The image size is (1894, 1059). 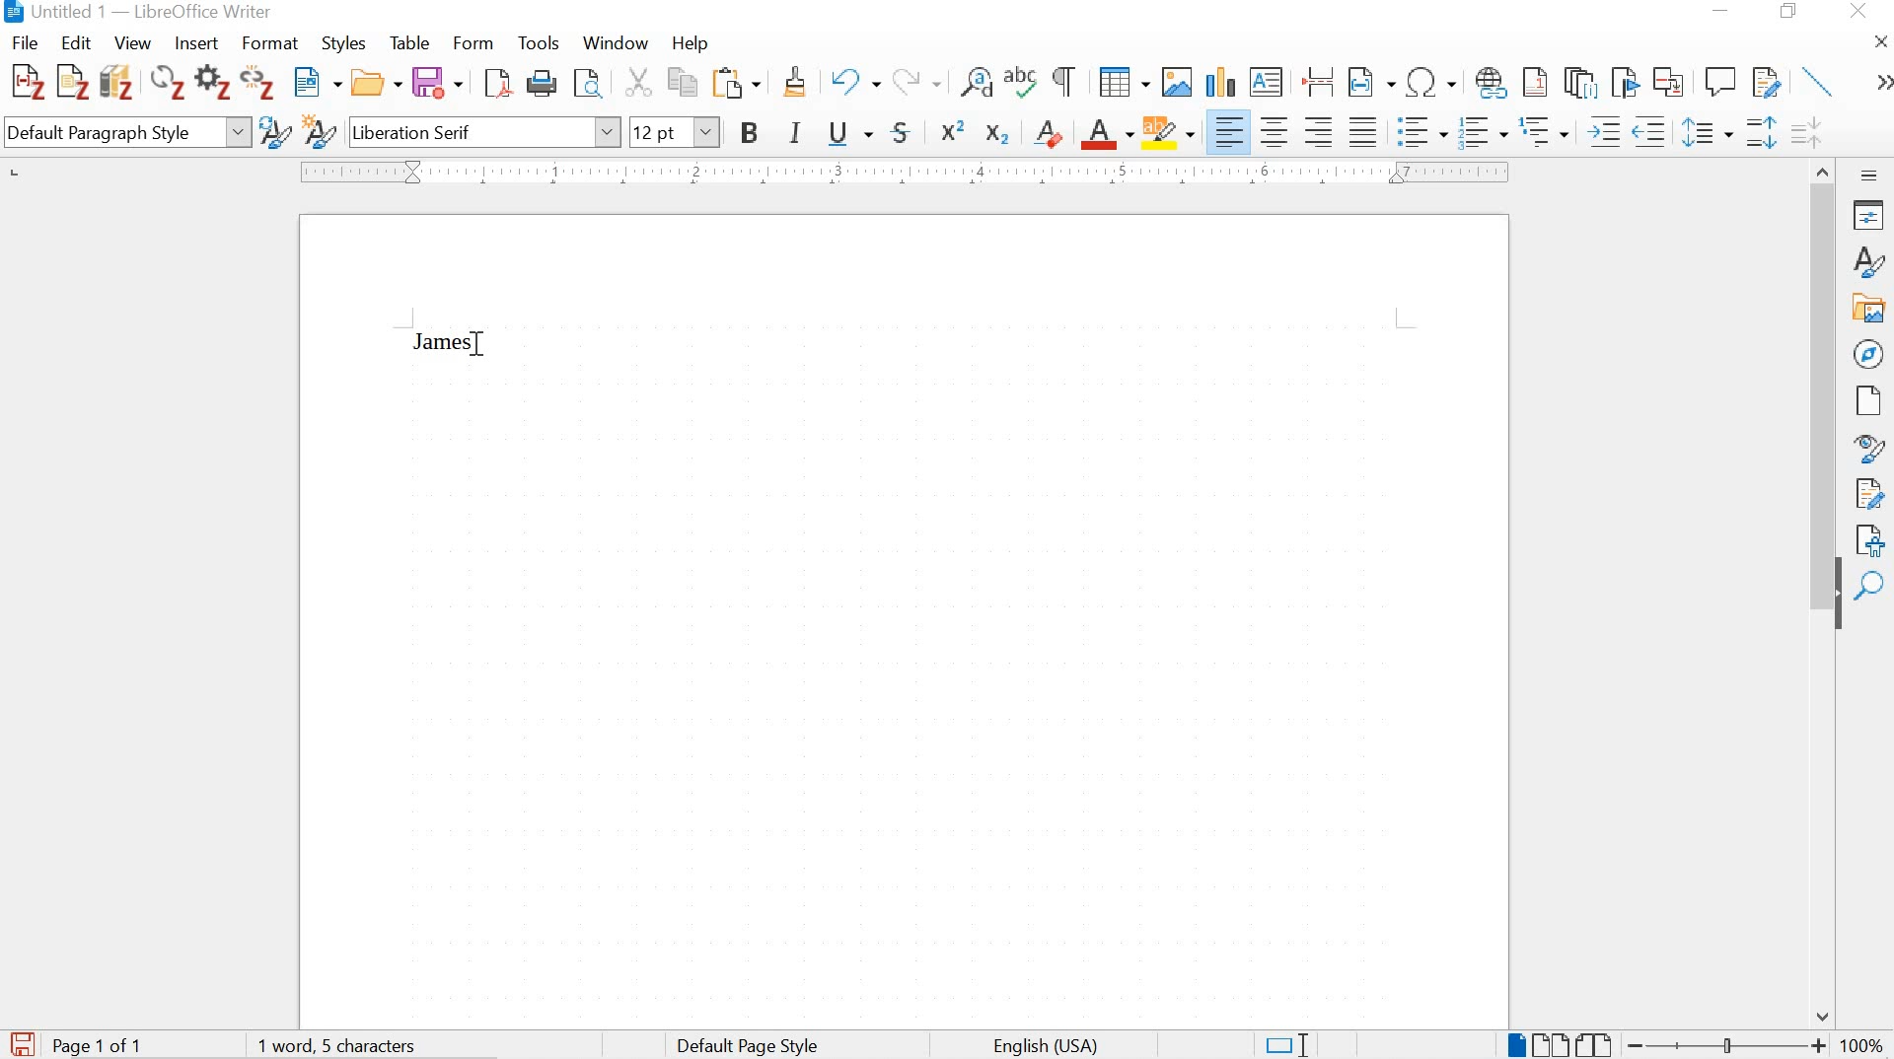 What do you see at coordinates (1596, 1044) in the screenshot?
I see `book view` at bounding box center [1596, 1044].